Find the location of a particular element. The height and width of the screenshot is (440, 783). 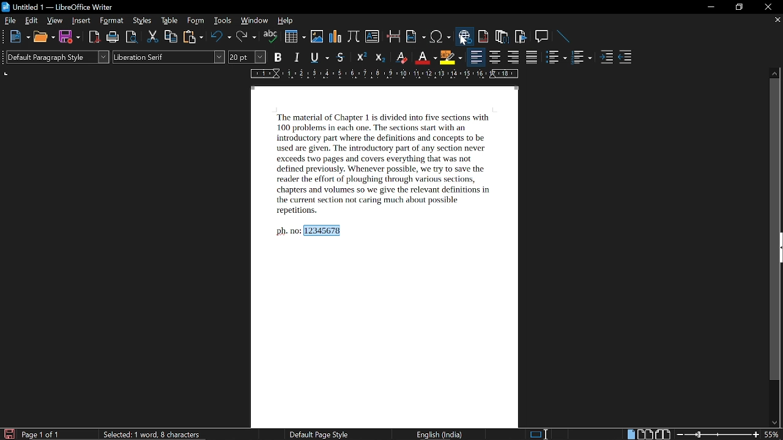

italic is located at coordinates (297, 57).